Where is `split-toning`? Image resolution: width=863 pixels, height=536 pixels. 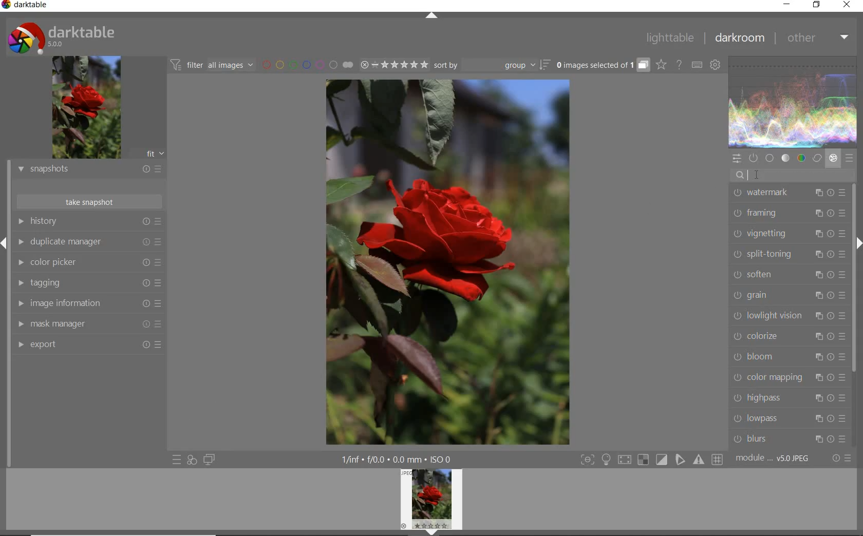
split-toning is located at coordinates (787, 254).